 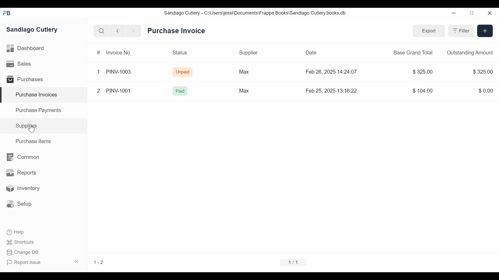 What do you see at coordinates (102, 31) in the screenshot?
I see `search` at bounding box center [102, 31].